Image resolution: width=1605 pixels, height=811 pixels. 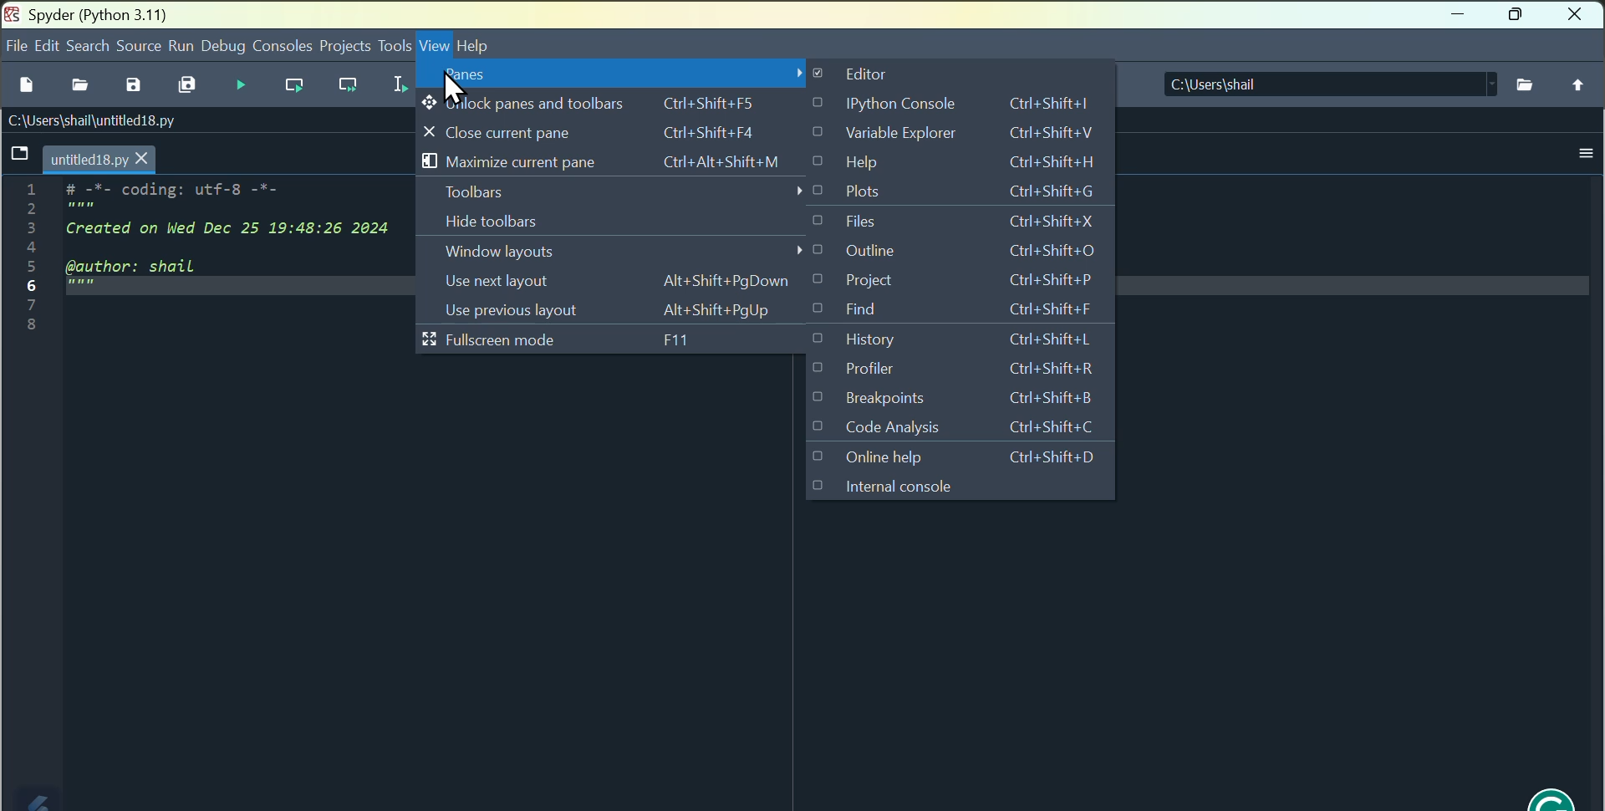 What do you see at coordinates (1575, 15) in the screenshot?
I see `close` at bounding box center [1575, 15].